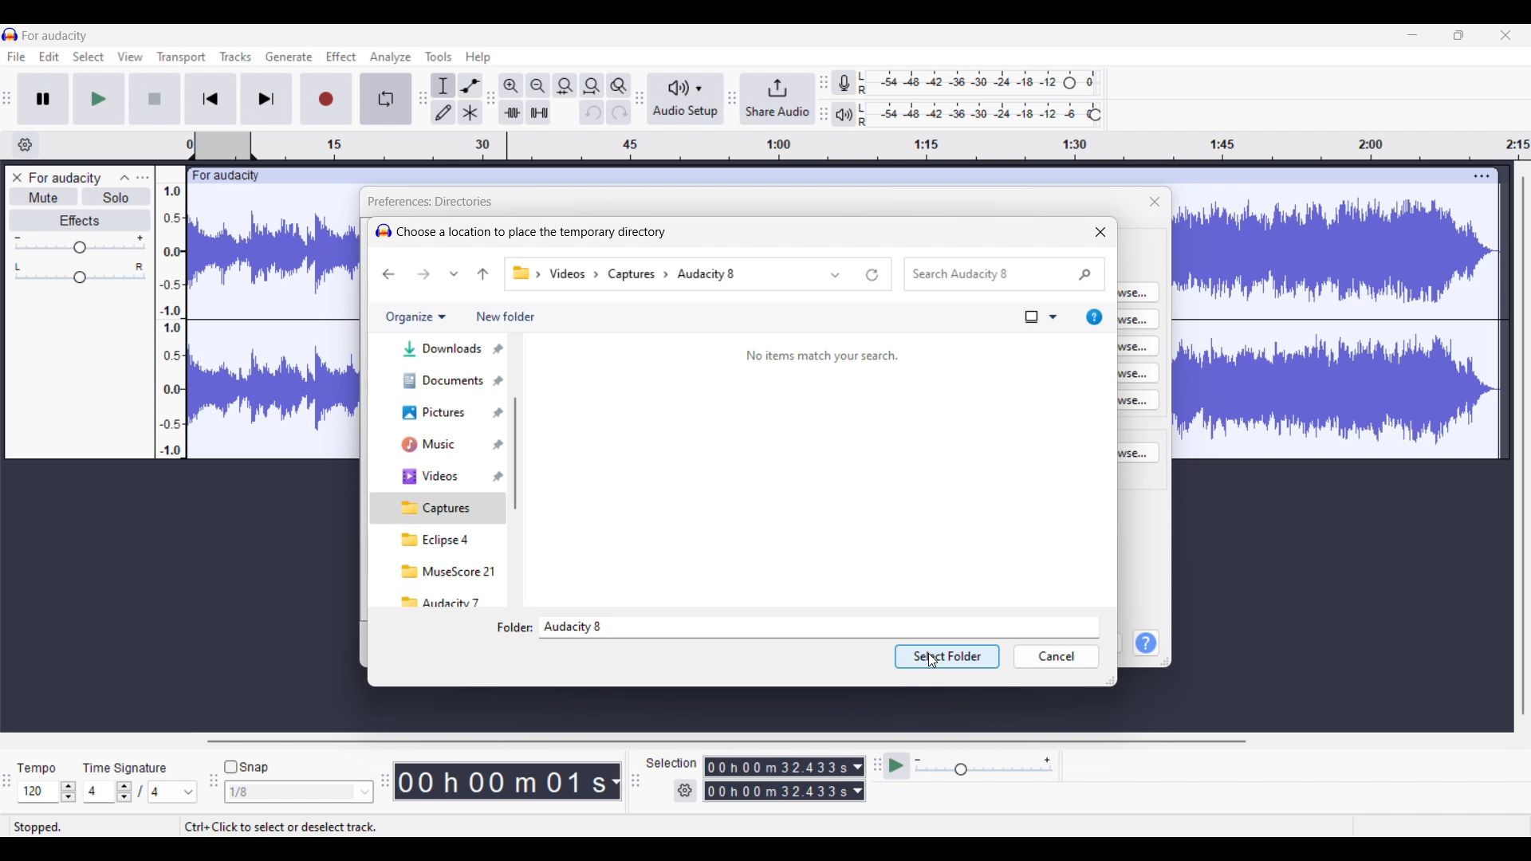  I want to click on Input tempo, so click(37, 792).